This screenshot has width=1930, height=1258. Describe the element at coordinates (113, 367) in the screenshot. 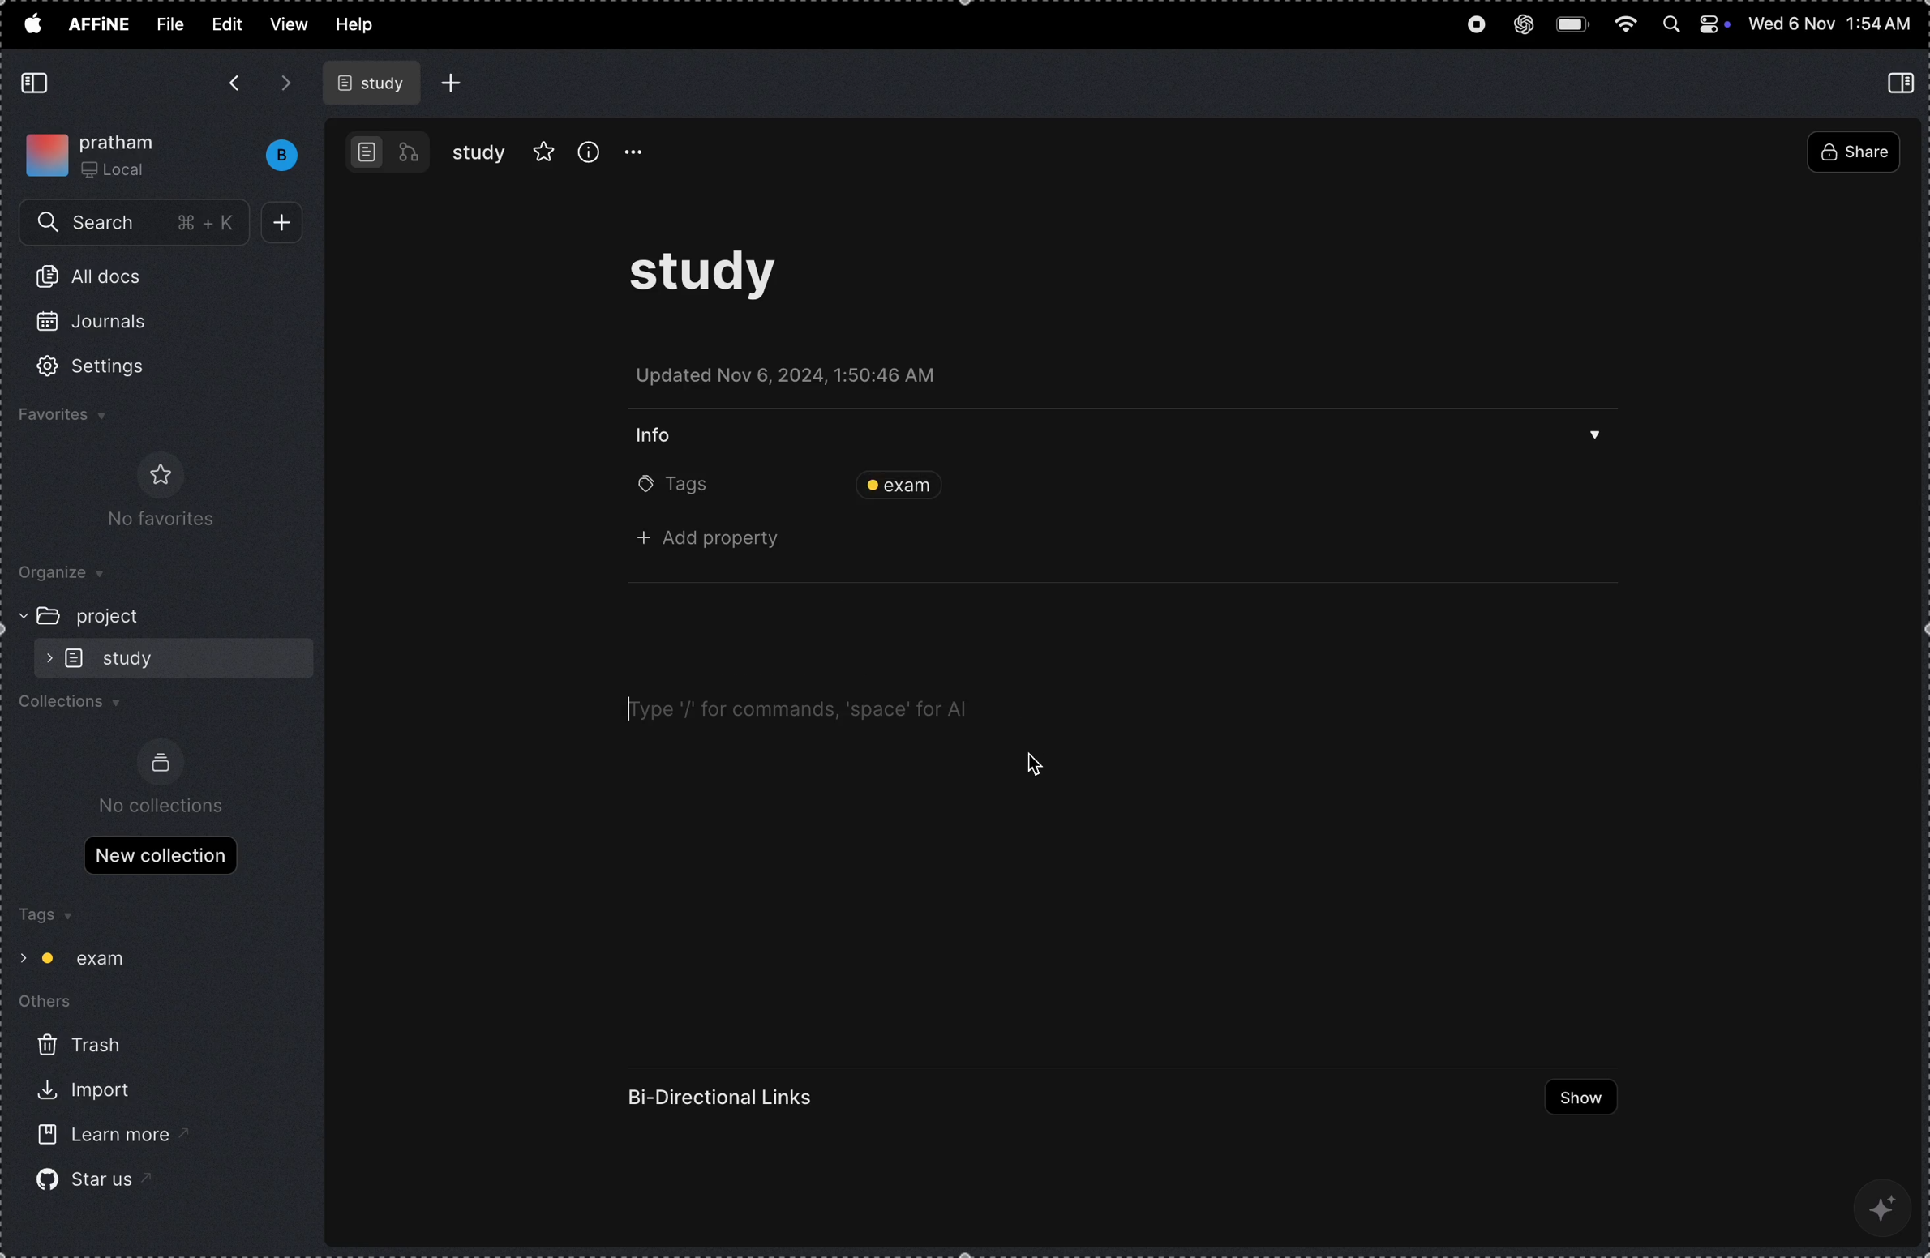

I see `settings` at that location.